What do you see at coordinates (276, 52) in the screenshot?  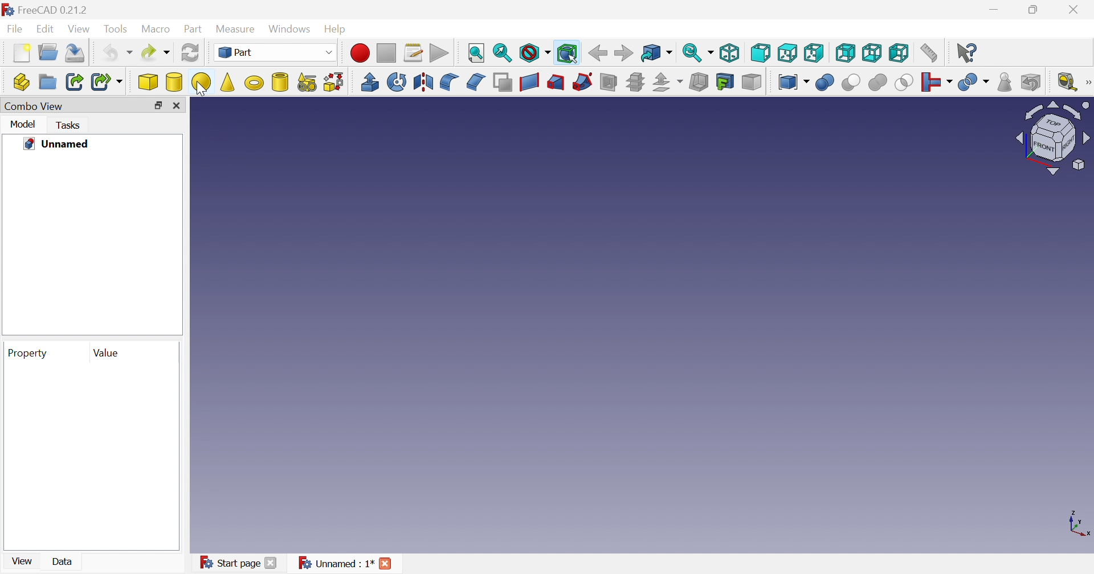 I see `Part` at bounding box center [276, 52].